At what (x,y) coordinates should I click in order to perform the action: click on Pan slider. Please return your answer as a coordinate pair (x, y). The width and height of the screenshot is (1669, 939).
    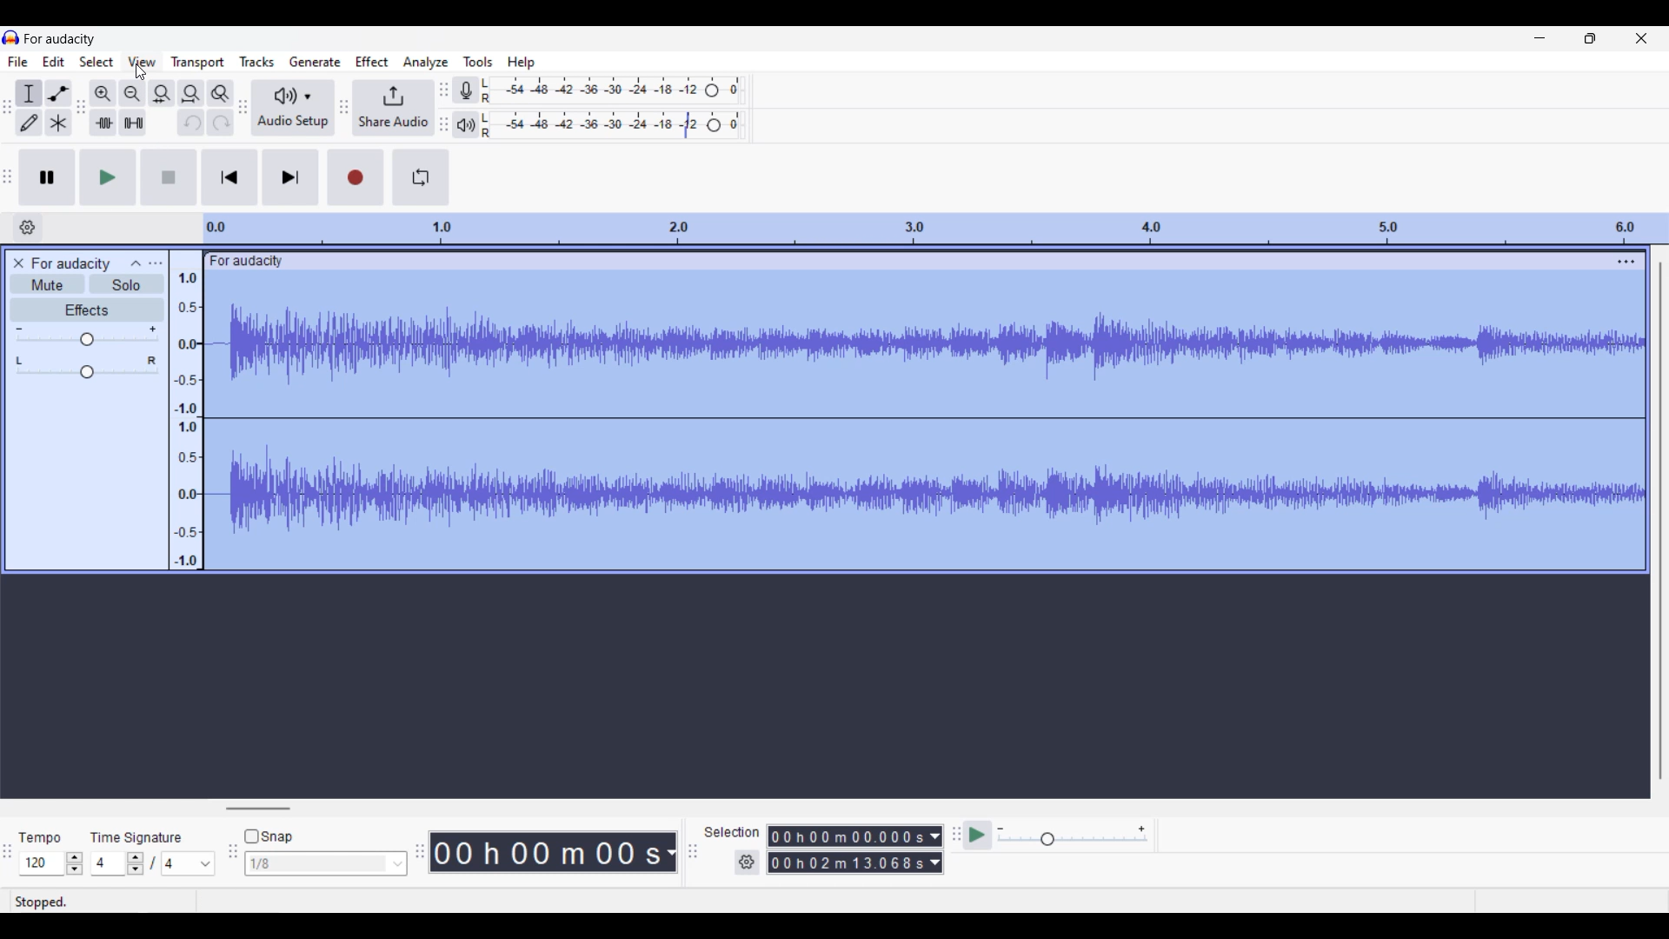
    Looking at the image, I should click on (87, 368).